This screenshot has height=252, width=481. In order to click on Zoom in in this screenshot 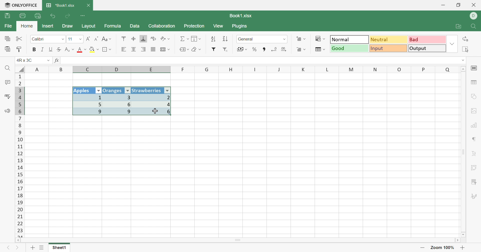, I will do `click(464, 248)`.